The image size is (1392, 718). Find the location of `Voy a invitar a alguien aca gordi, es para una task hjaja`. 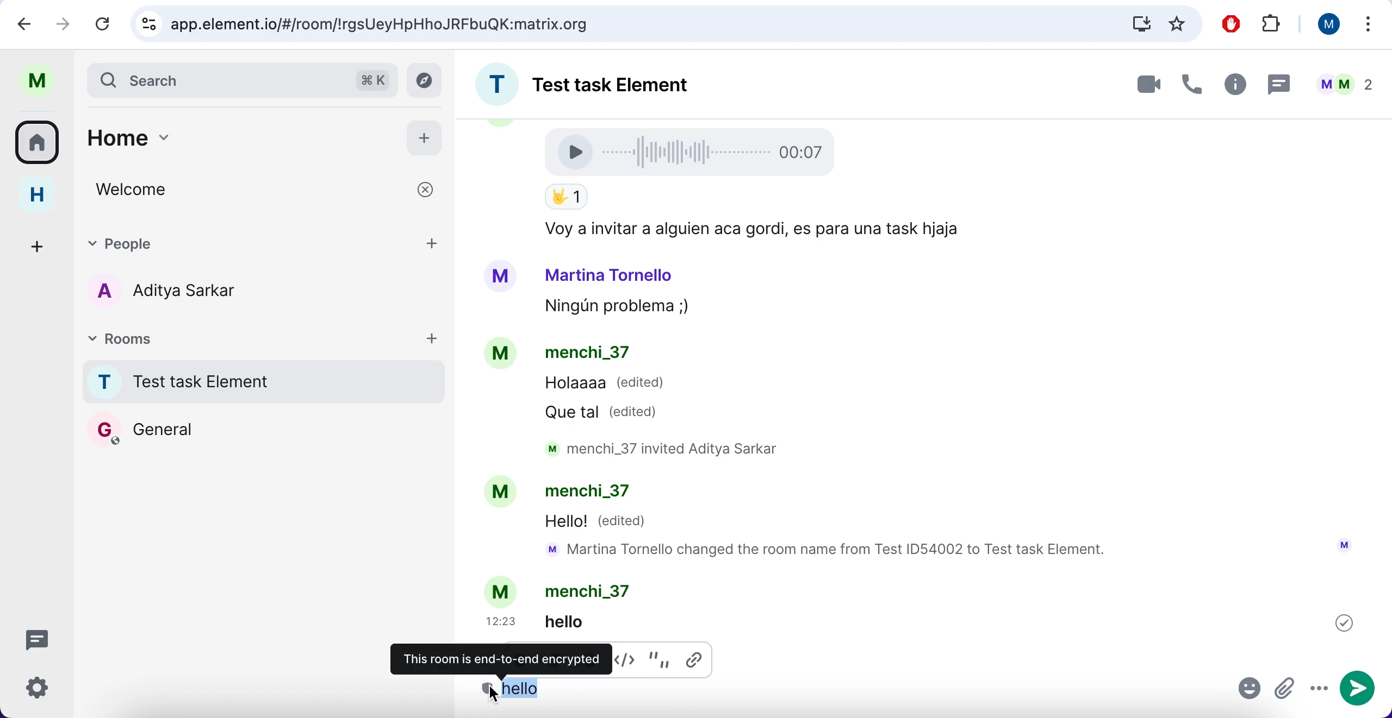

Voy a invitar a alguien aca gordi, es para una task hjaja is located at coordinates (748, 230).